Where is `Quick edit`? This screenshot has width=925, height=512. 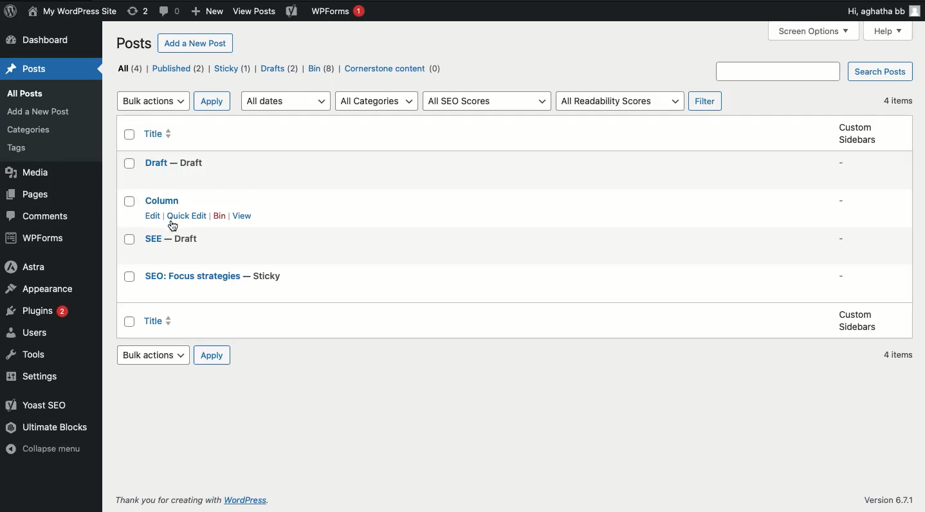
Quick edit is located at coordinates (188, 216).